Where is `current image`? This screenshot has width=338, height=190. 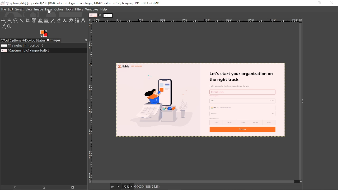 current image is located at coordinates (201, 101).